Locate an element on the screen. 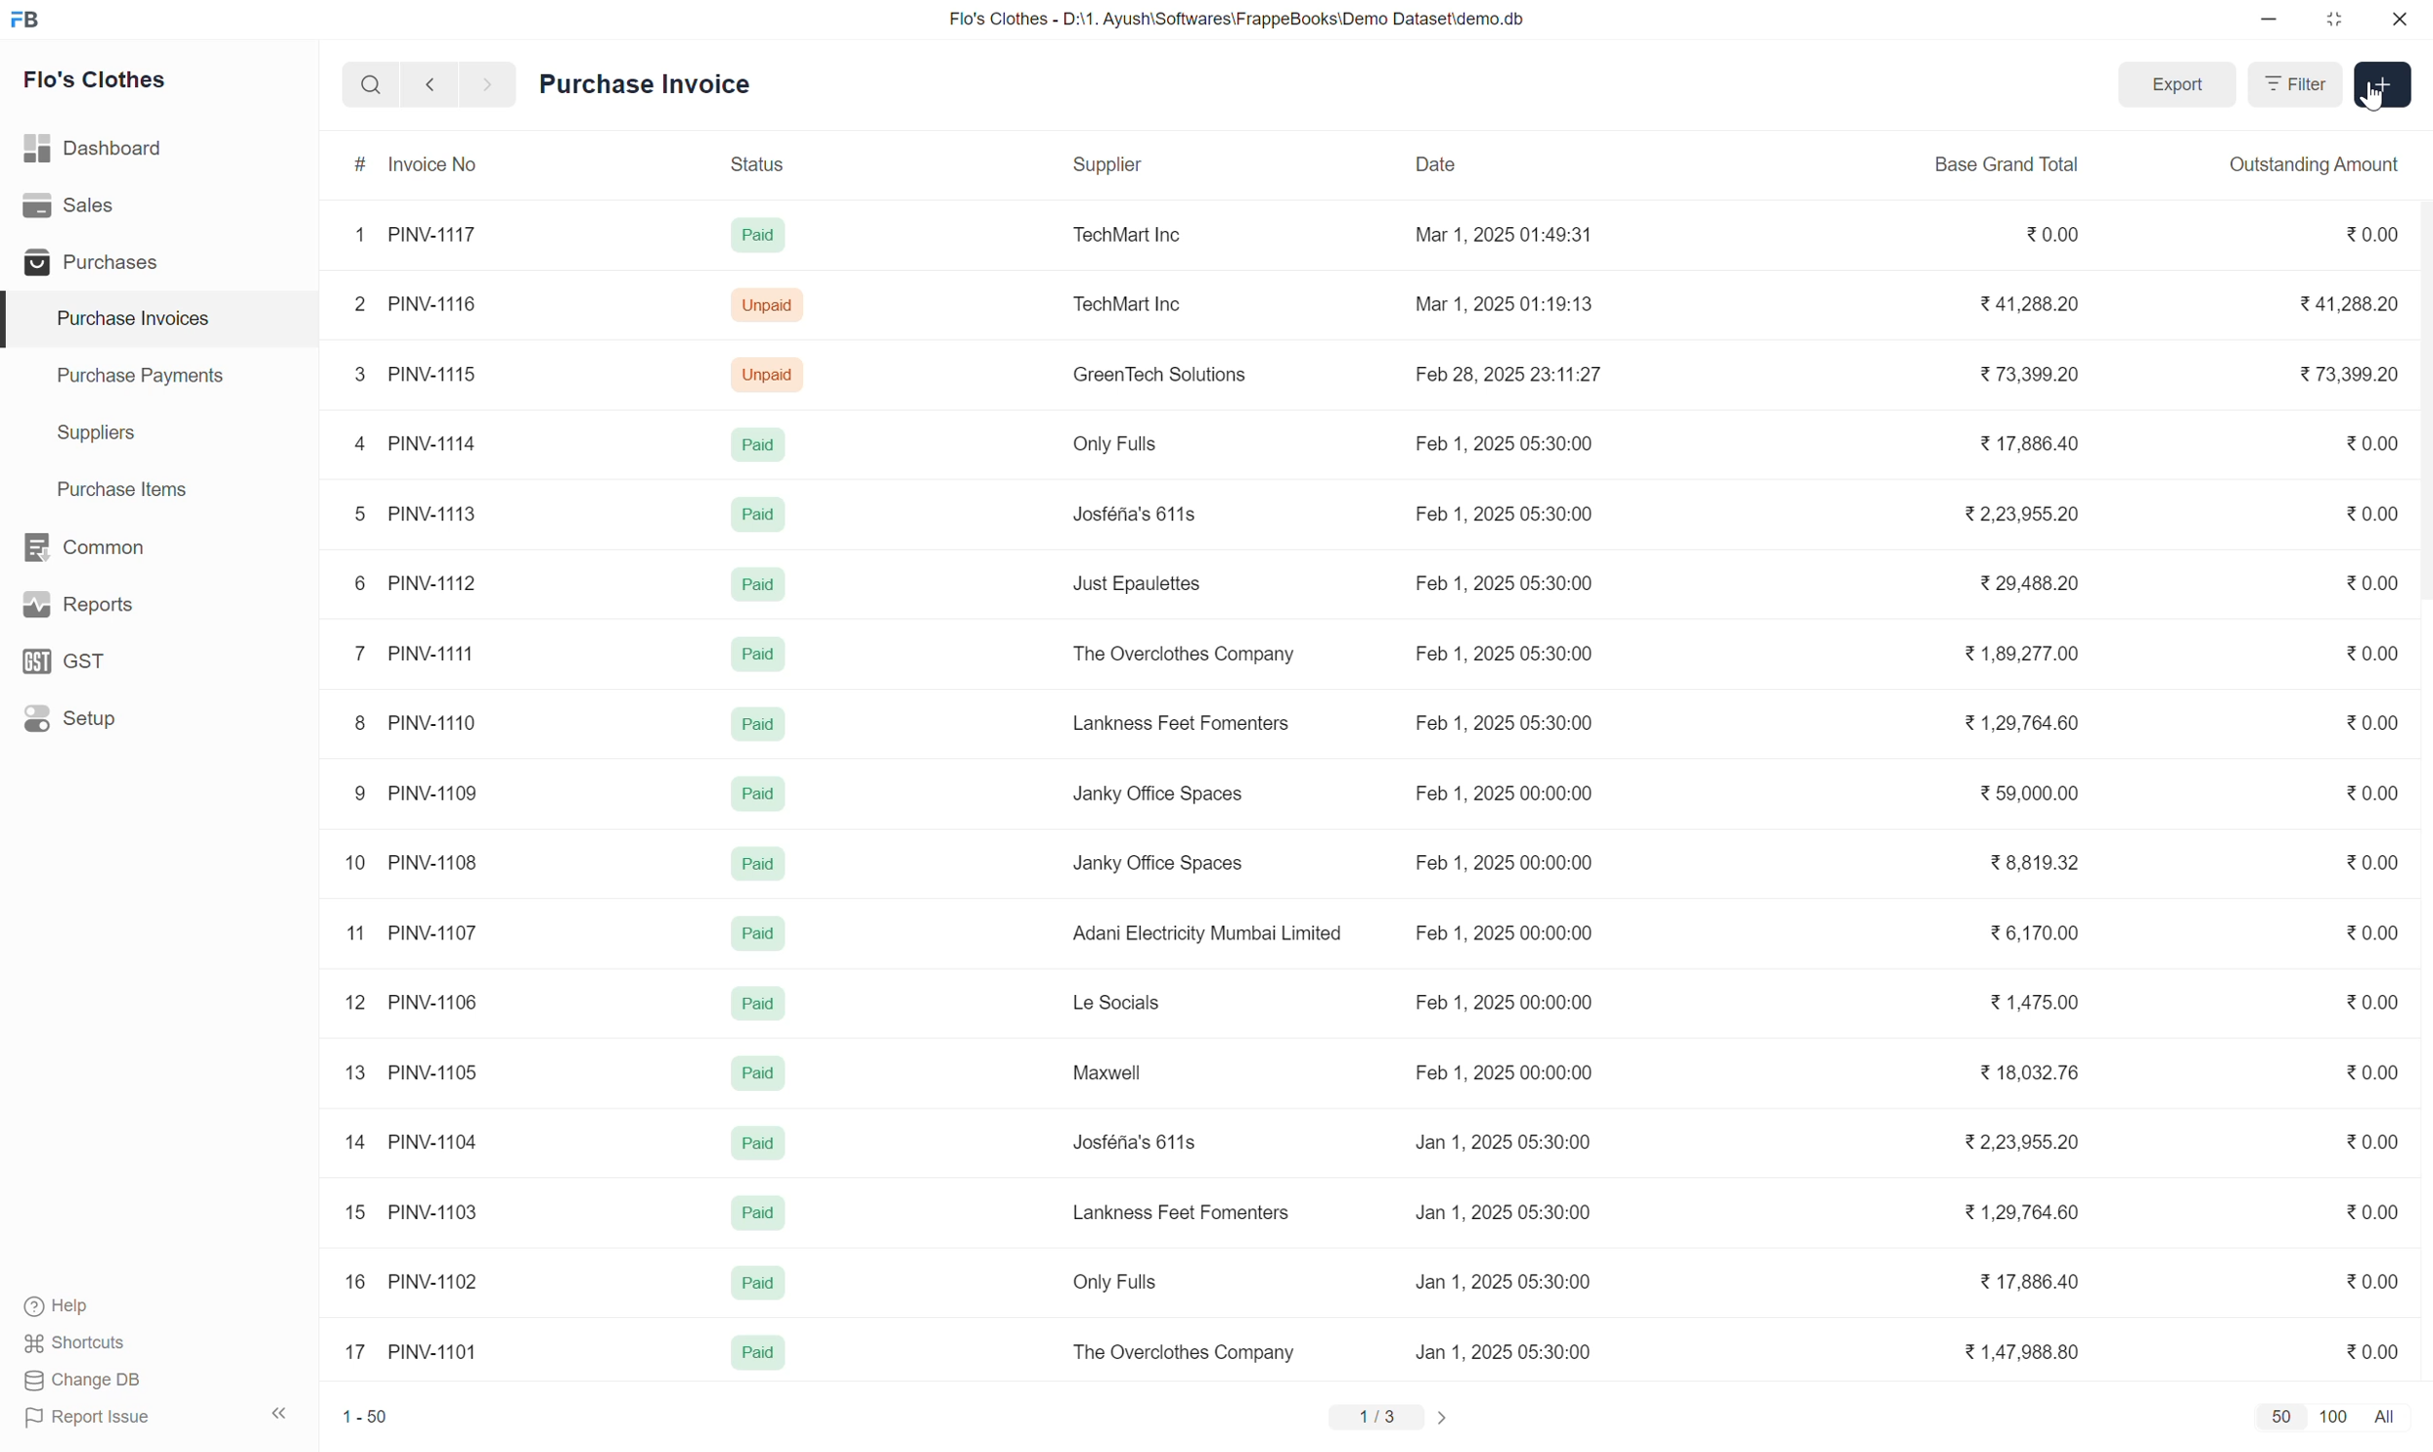 The height and width of the screenshot is (1452, 2433). Jan 1, 2025 05:30:00 is located at coordinates (1503, 1141).